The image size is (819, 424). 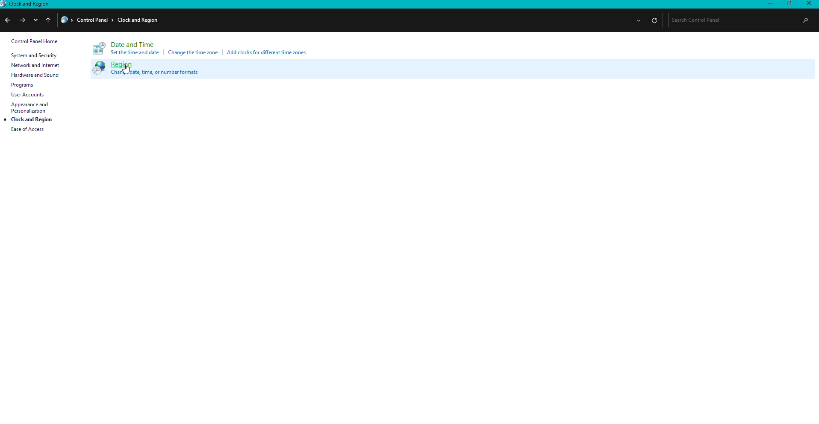 What do you see at coordinates (194, 53) in the screenshot?
I see `Change time zone` at bounding box center [194, 53].